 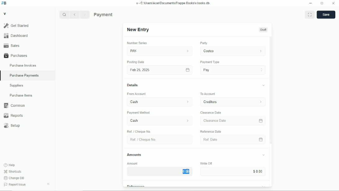 I want to click on PAY., so click(x=160, y=50).